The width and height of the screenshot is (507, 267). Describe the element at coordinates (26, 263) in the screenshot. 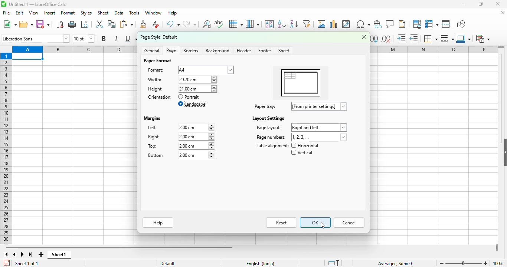

I see `sheet 1 of 1` at that location.